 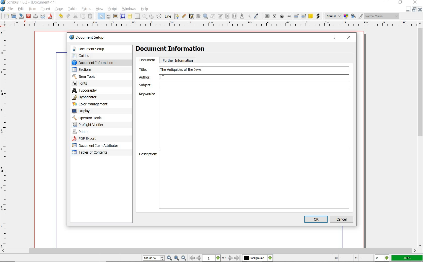 What do you see at coordinates (165, 258) in the screenshot?
I see `zoom in/zoom to/zoom out` at bounding box center [165, 258].